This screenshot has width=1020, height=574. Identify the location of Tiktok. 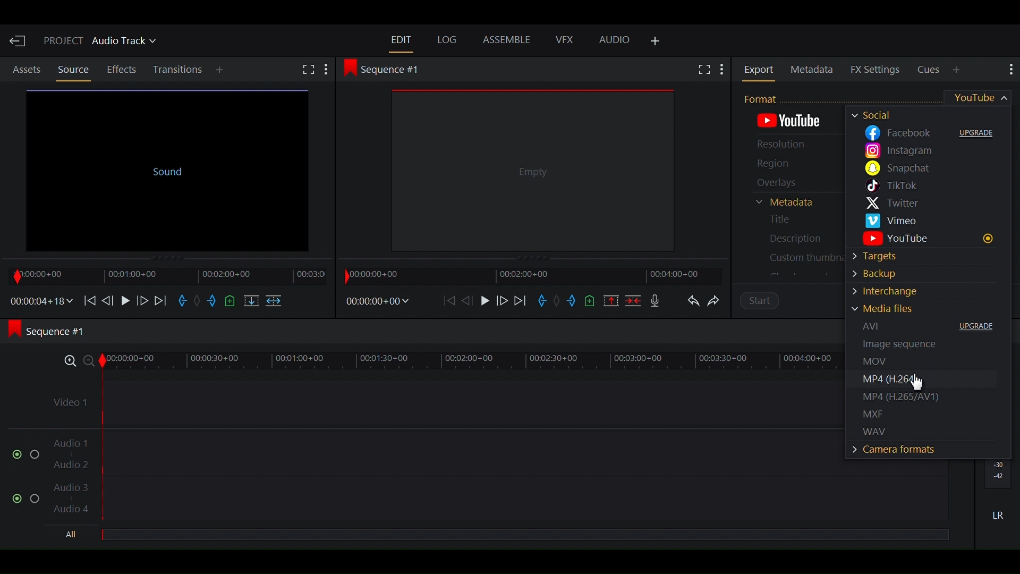
(928, 187).